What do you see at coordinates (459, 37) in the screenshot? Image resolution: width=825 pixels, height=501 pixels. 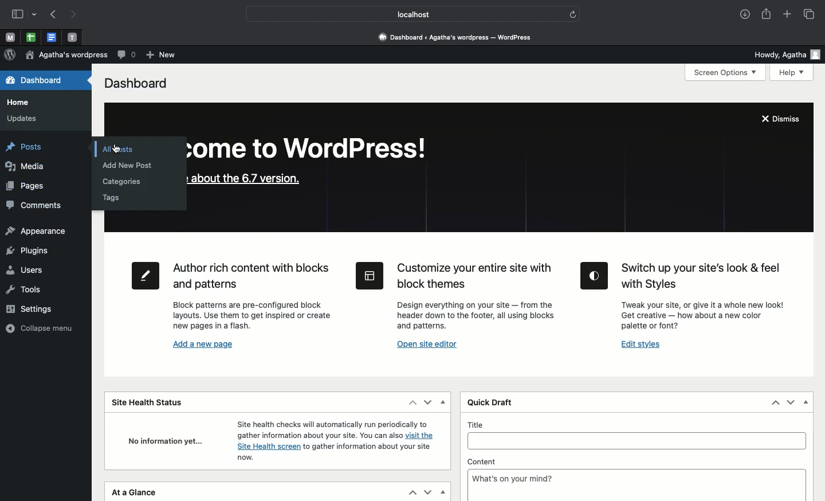 I see `Dashboard < Agatha's wordpress — WordPress` at bounding box center [459, 37].